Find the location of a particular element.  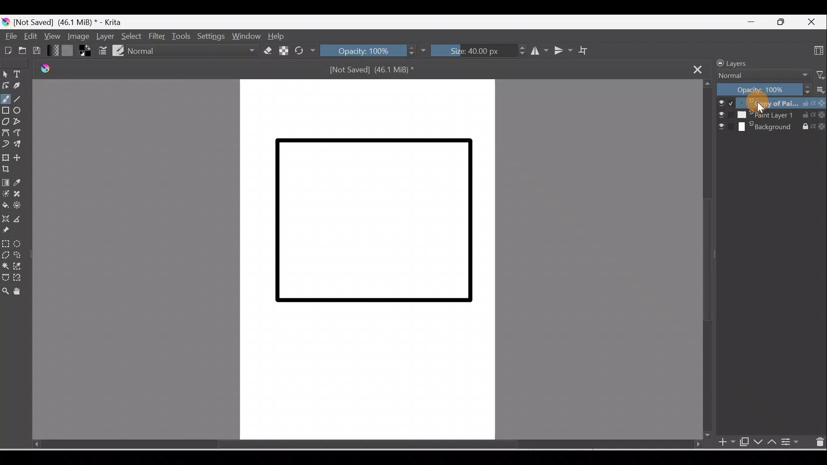

Delete layer/mask is located at coordinates (819, 443).